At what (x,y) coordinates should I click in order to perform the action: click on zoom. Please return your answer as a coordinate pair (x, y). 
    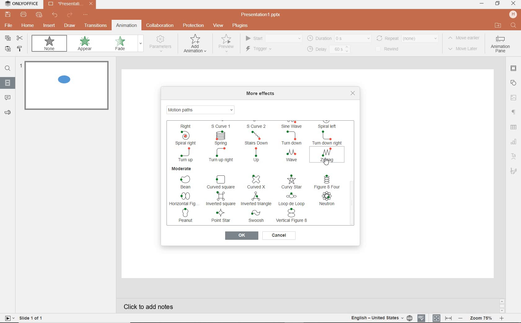
    Looking at the image, I should click on (482, 317).